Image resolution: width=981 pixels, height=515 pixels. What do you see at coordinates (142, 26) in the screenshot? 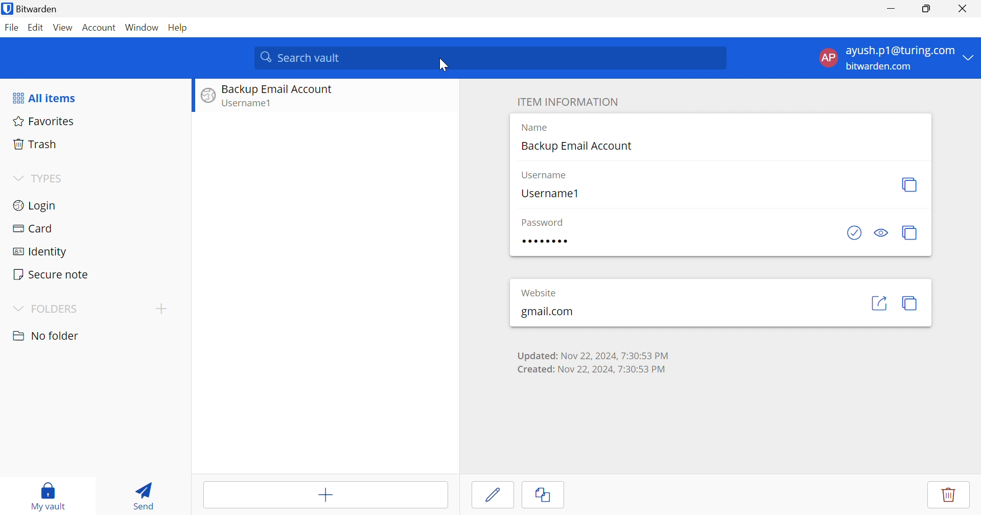
I see `Window` at bounding box center [142, 26].